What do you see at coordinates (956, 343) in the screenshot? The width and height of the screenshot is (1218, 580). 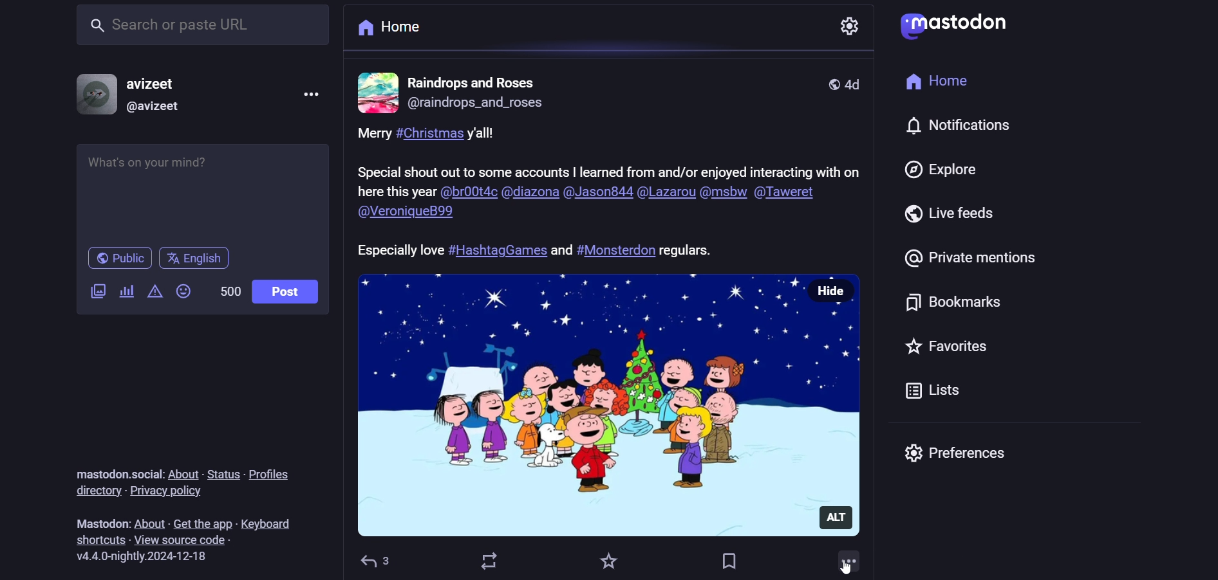 I see `favorites` at bounding box center [956, 343].